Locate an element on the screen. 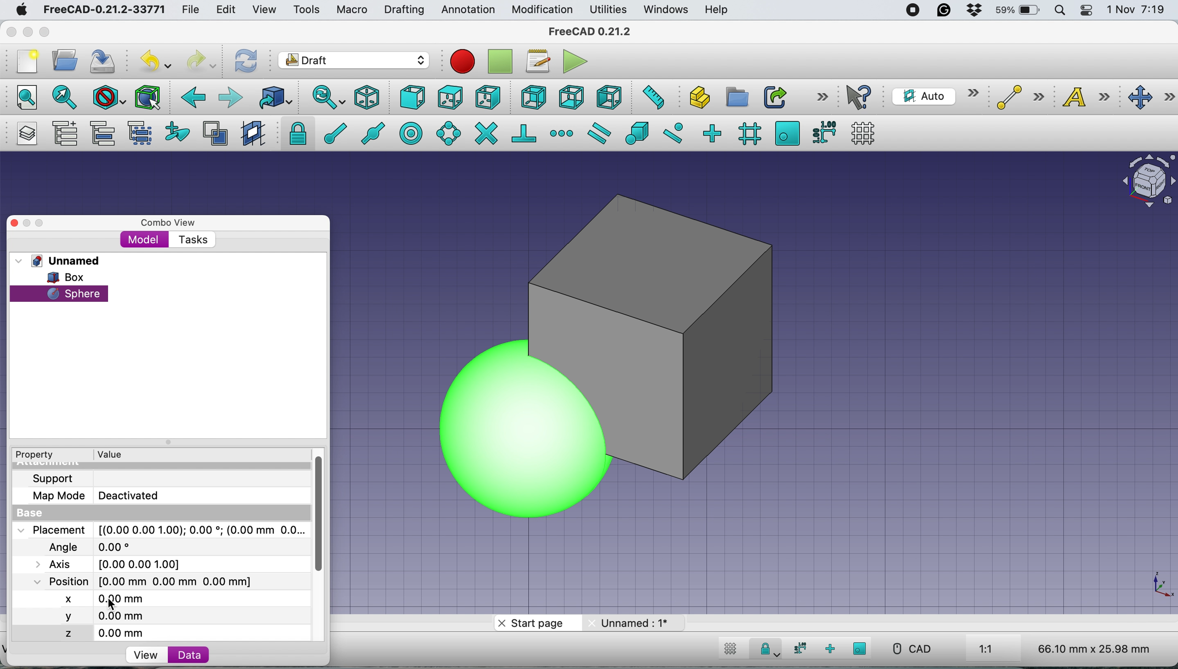  control center is located at coordinates (1087, 10).